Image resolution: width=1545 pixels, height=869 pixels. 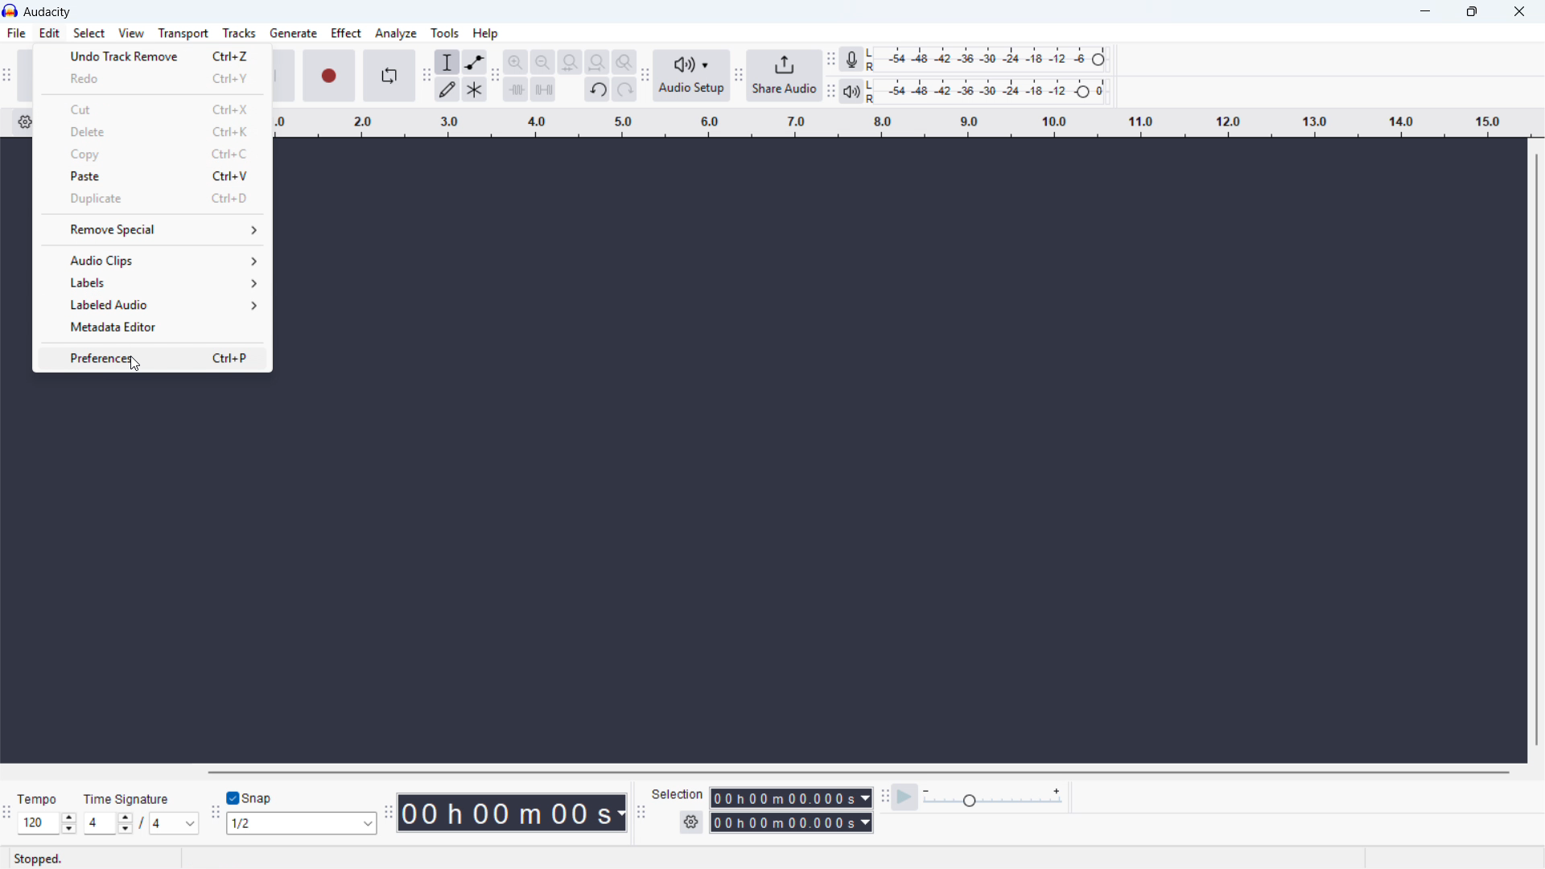 I want to click on fit project to width, so click(x=597, y=62).